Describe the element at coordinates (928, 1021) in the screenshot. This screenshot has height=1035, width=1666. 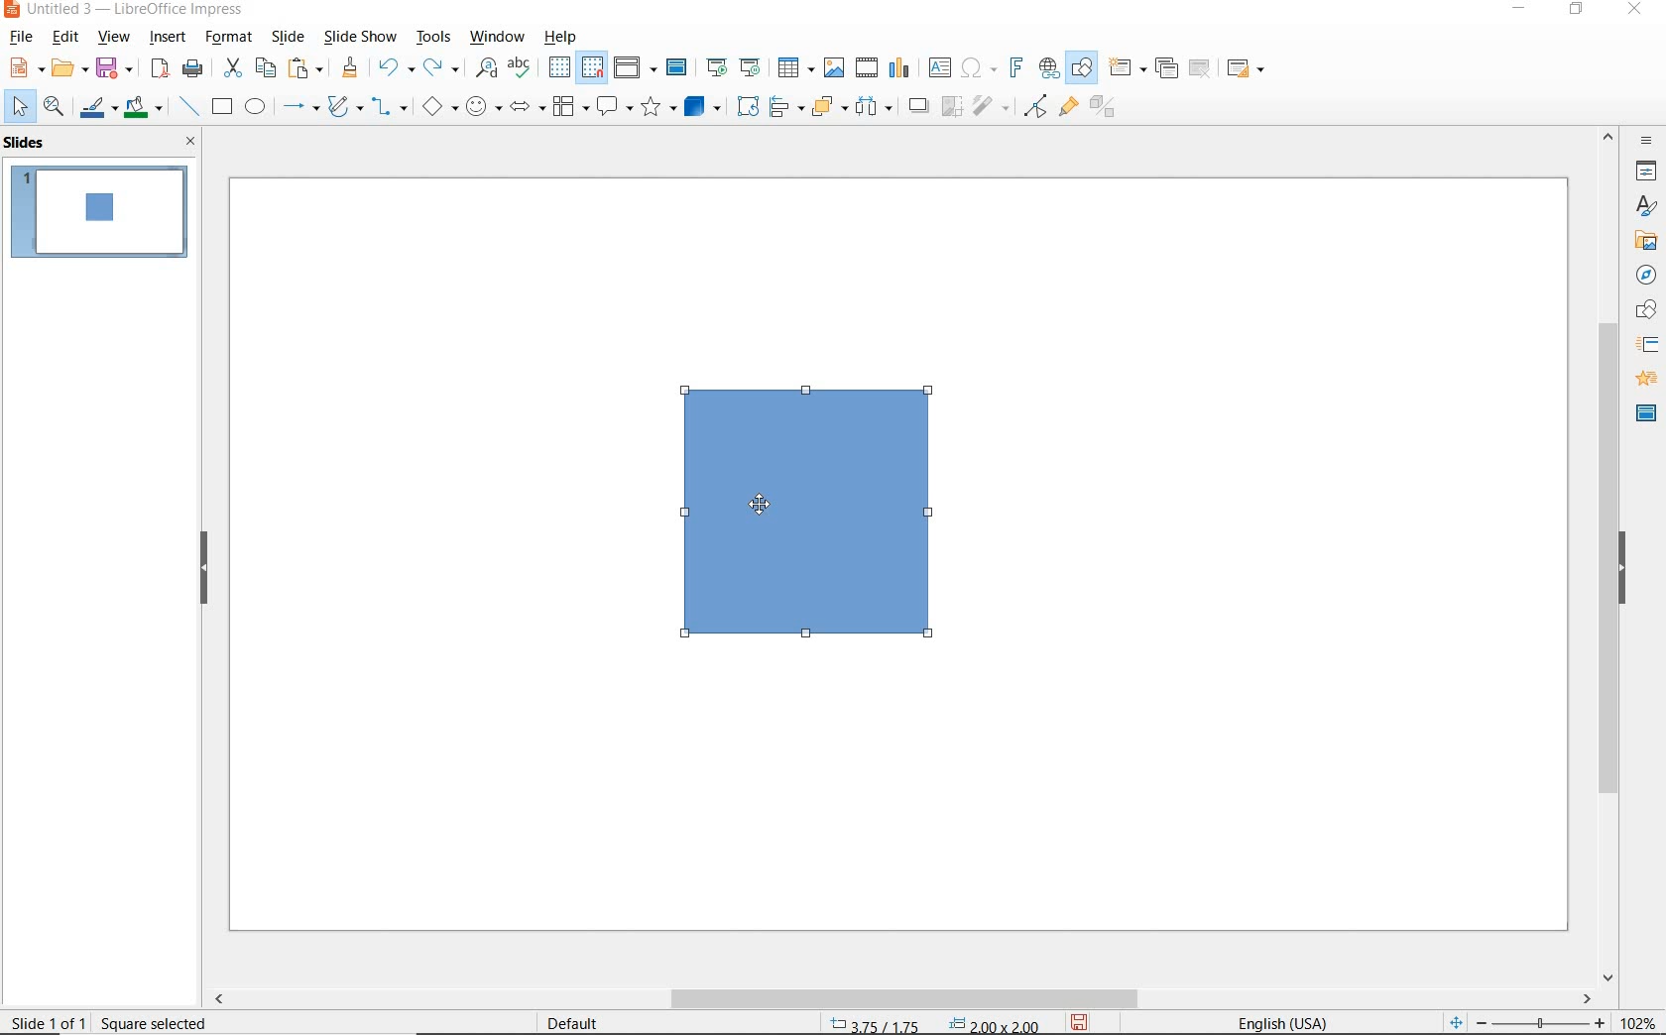
I see `position and size` at that location.